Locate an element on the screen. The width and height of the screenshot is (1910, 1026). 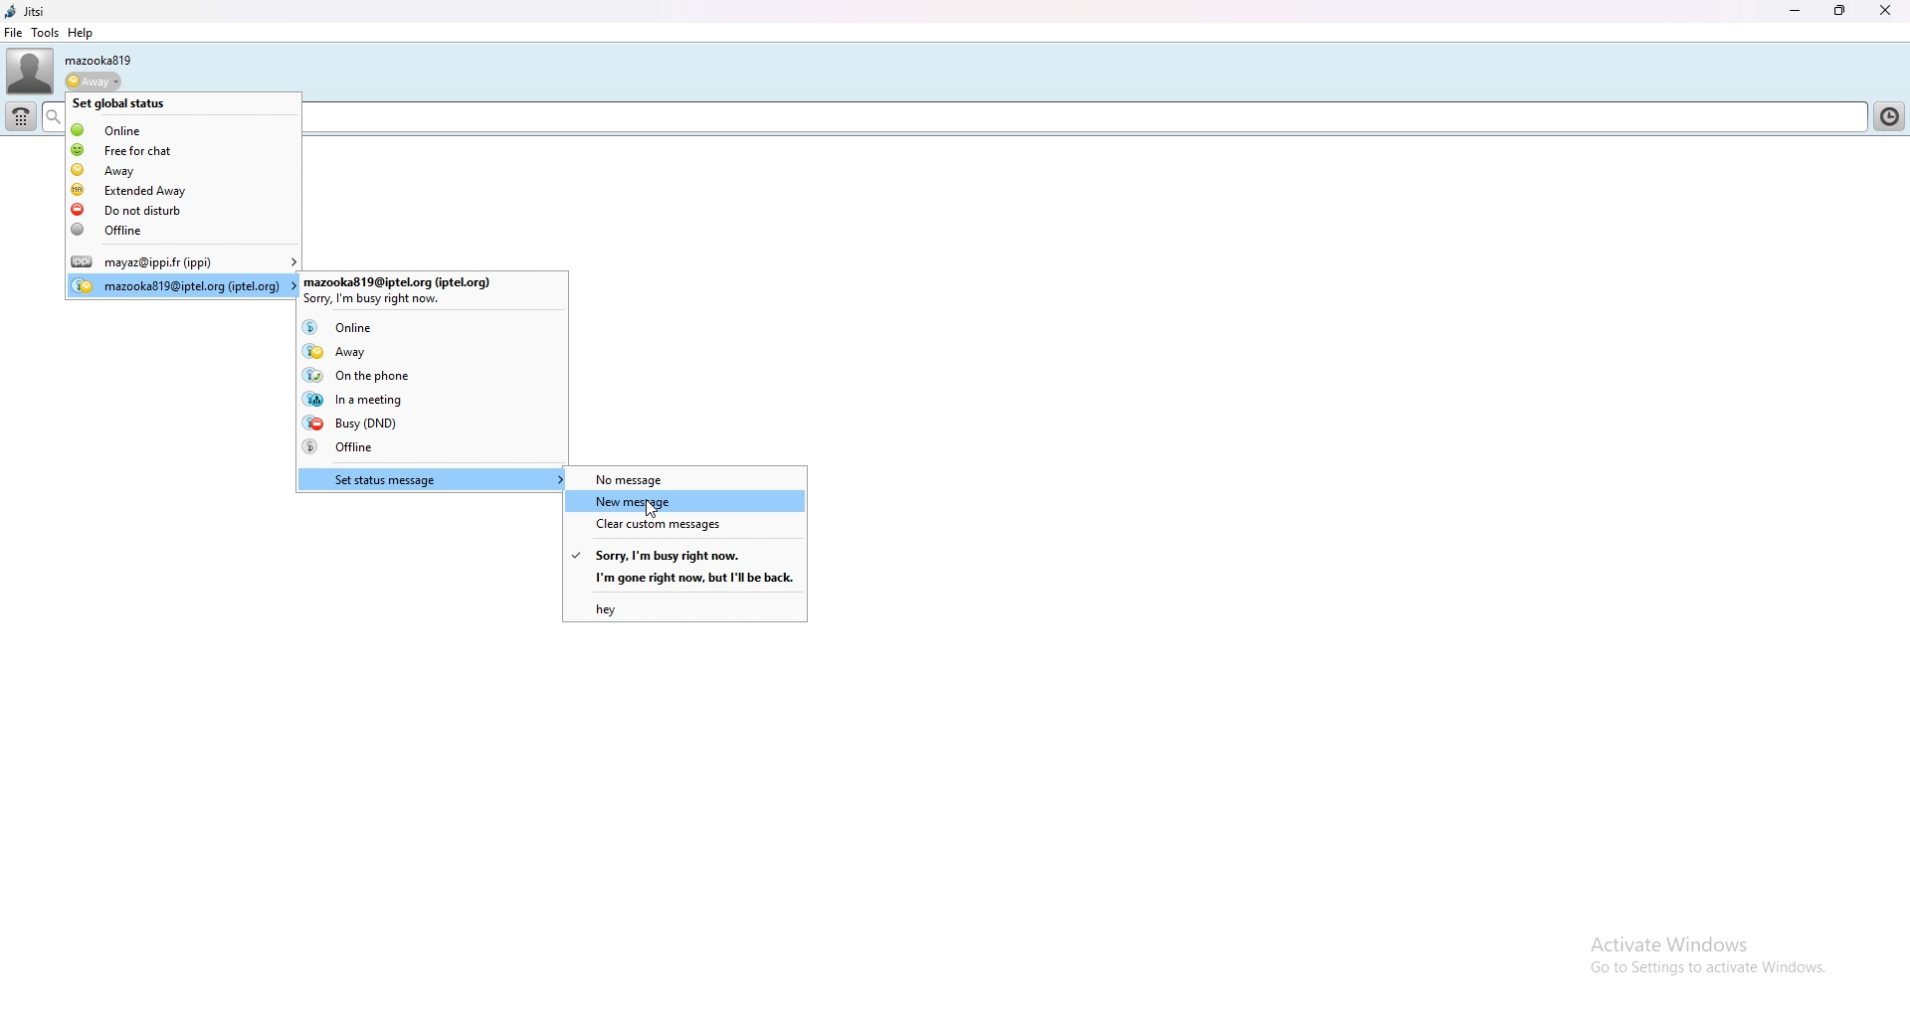
extended away is located at coordinates (182, 190).